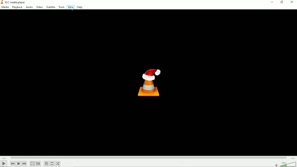 The height and width of the screenshot is (167, 297). What do you see at coordinates (73, 10) in the screenshot?
I see `Cursor` at bounding box center [73, 10].